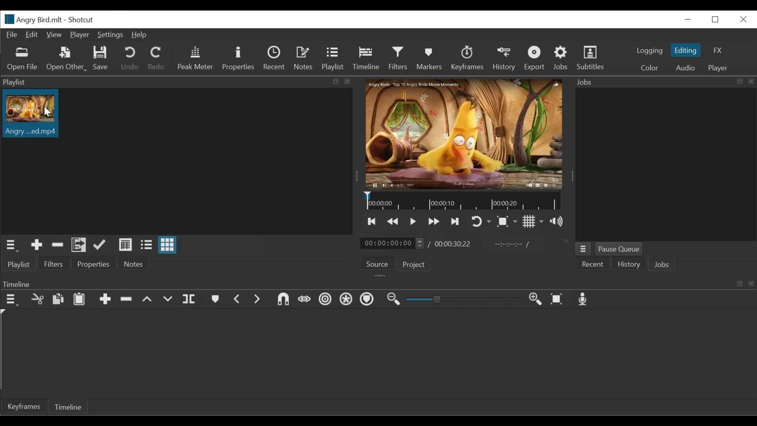  I want to click on split payhead, so click(189, 299).